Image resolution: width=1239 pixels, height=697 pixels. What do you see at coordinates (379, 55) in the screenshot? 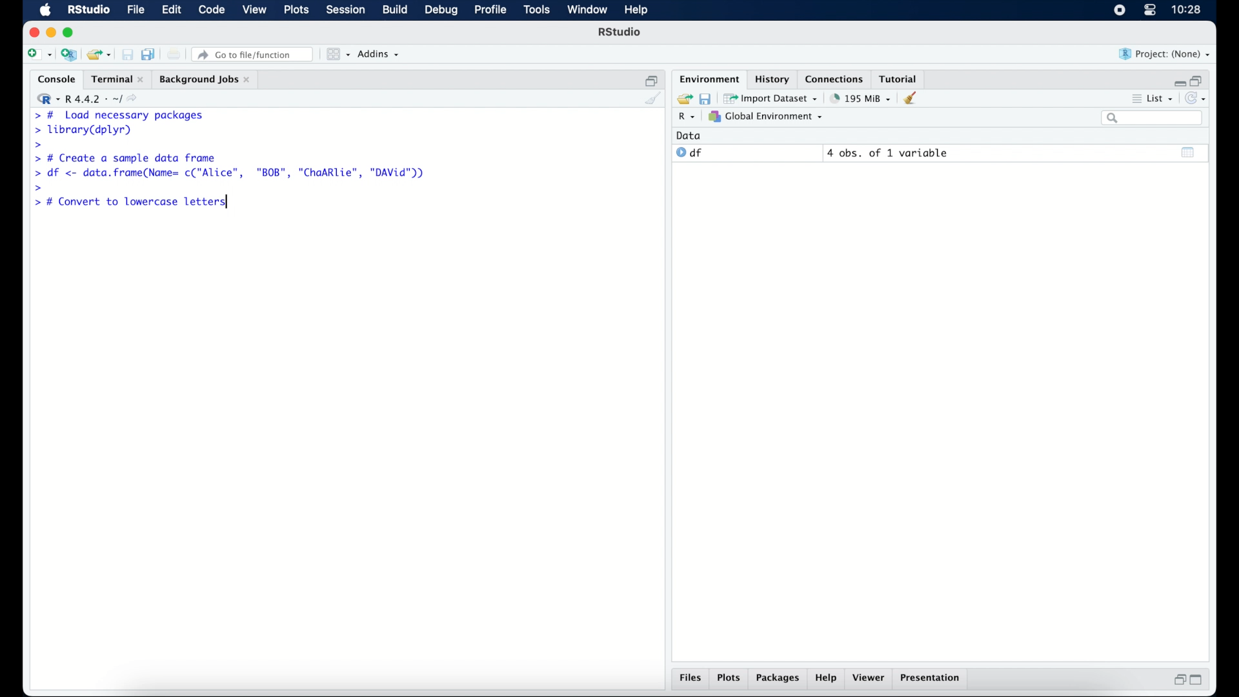
I see `addins` at bounding box center [379, 55].